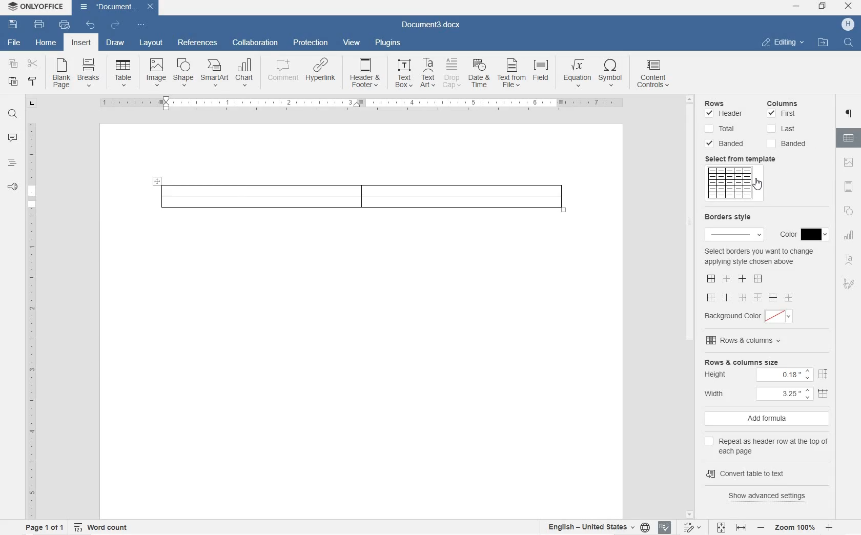 The height and width of the screenshot is (535, 861). Describe the element at coordinates (850, 163) in the screenshot. I see `IMAGE` at that location.